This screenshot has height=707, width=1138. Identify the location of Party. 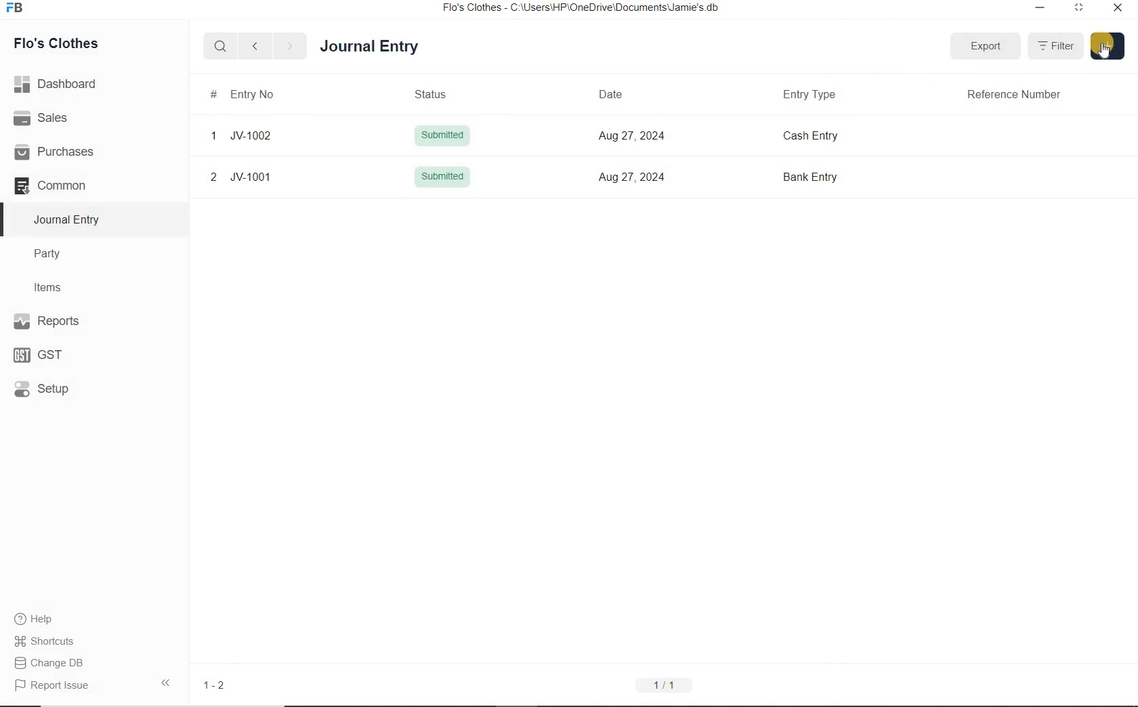
(57, 254).